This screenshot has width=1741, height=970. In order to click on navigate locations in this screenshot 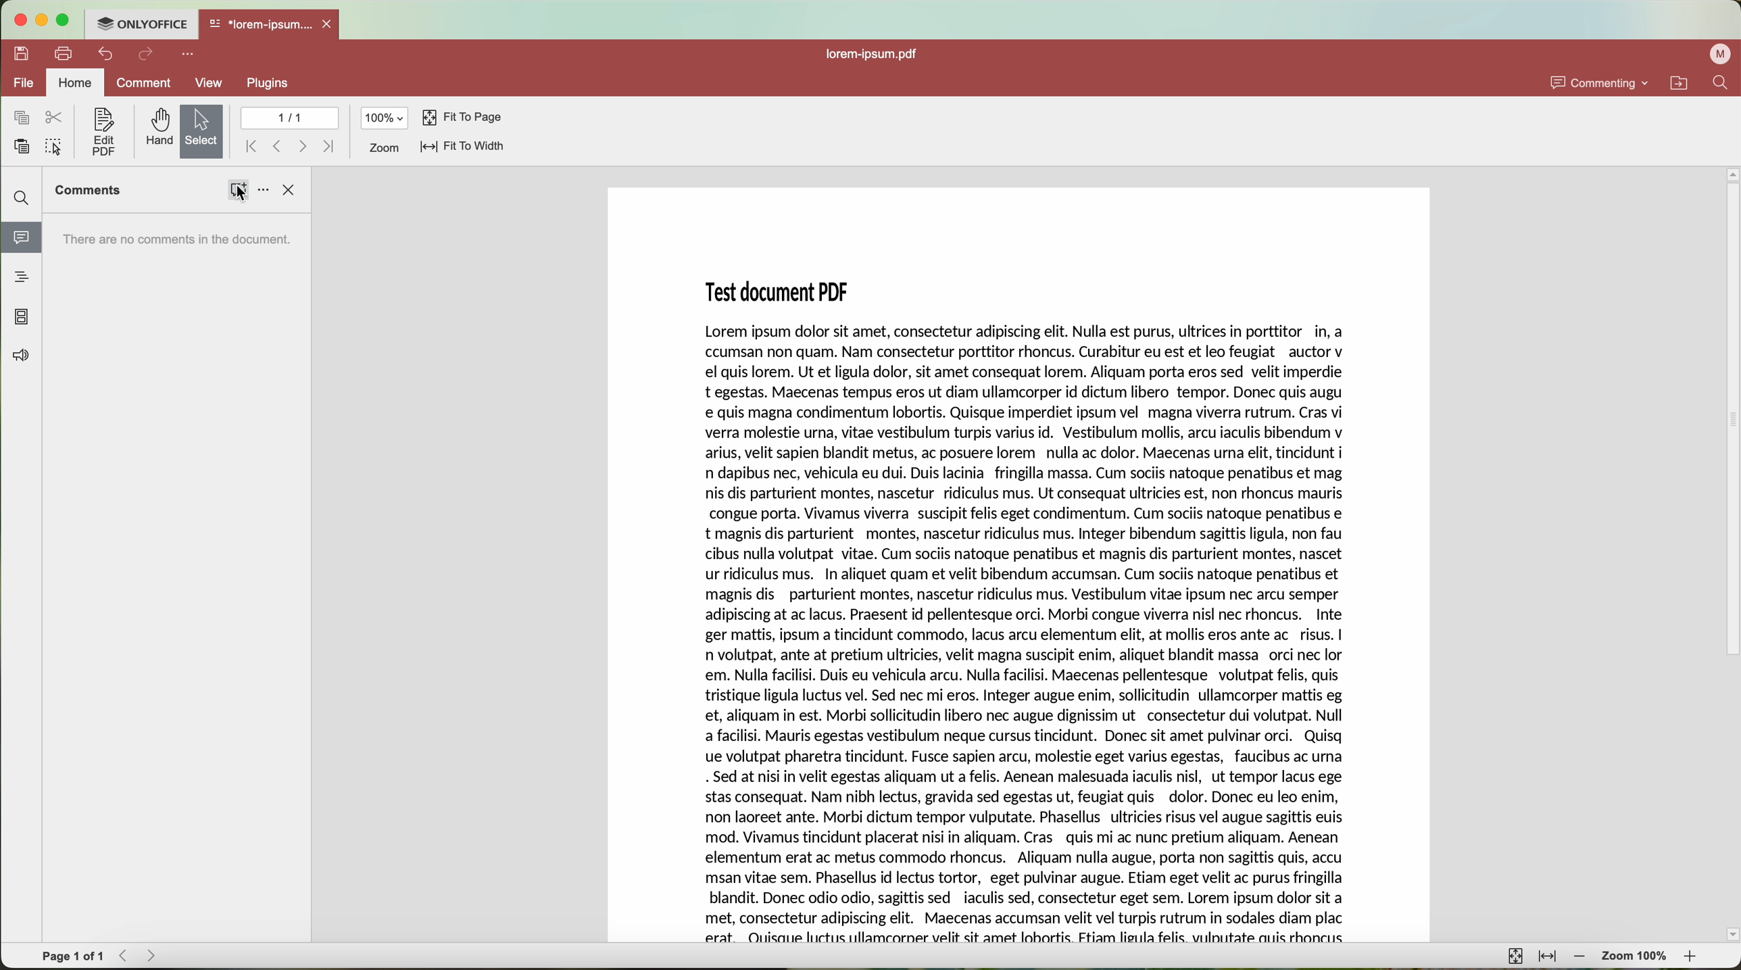, I will do `click(1684, 82)`.